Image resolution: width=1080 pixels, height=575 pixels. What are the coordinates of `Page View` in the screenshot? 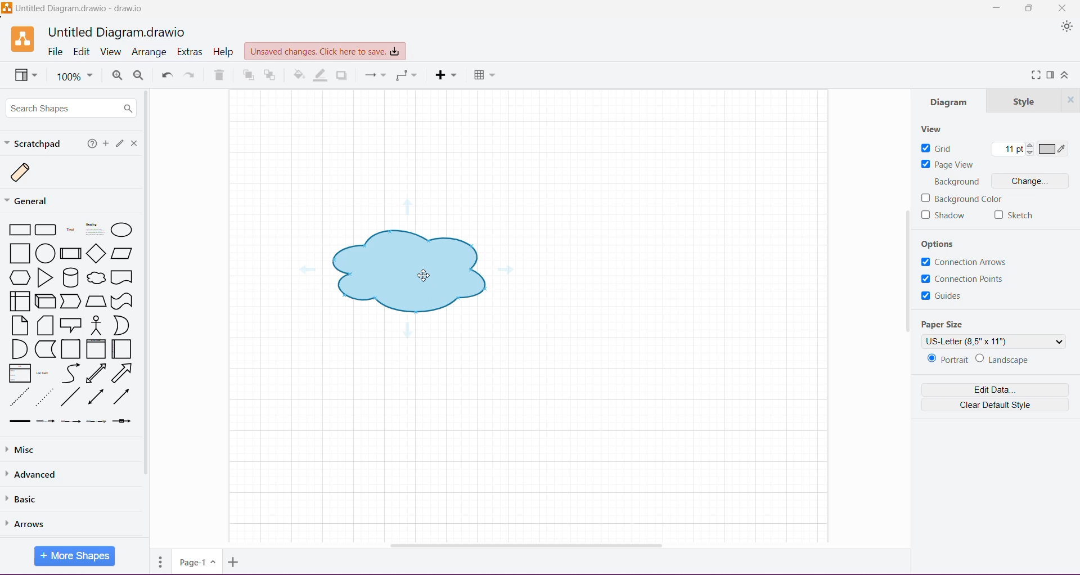 It's located at (948, 165).